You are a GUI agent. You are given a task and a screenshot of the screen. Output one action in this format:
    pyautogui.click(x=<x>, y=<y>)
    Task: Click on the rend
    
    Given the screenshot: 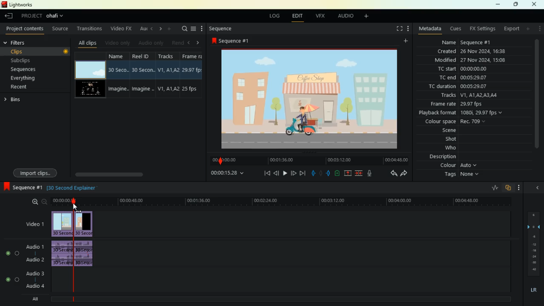 What is the action you would take?
    pyautogui.click(x=178, y=43)
    